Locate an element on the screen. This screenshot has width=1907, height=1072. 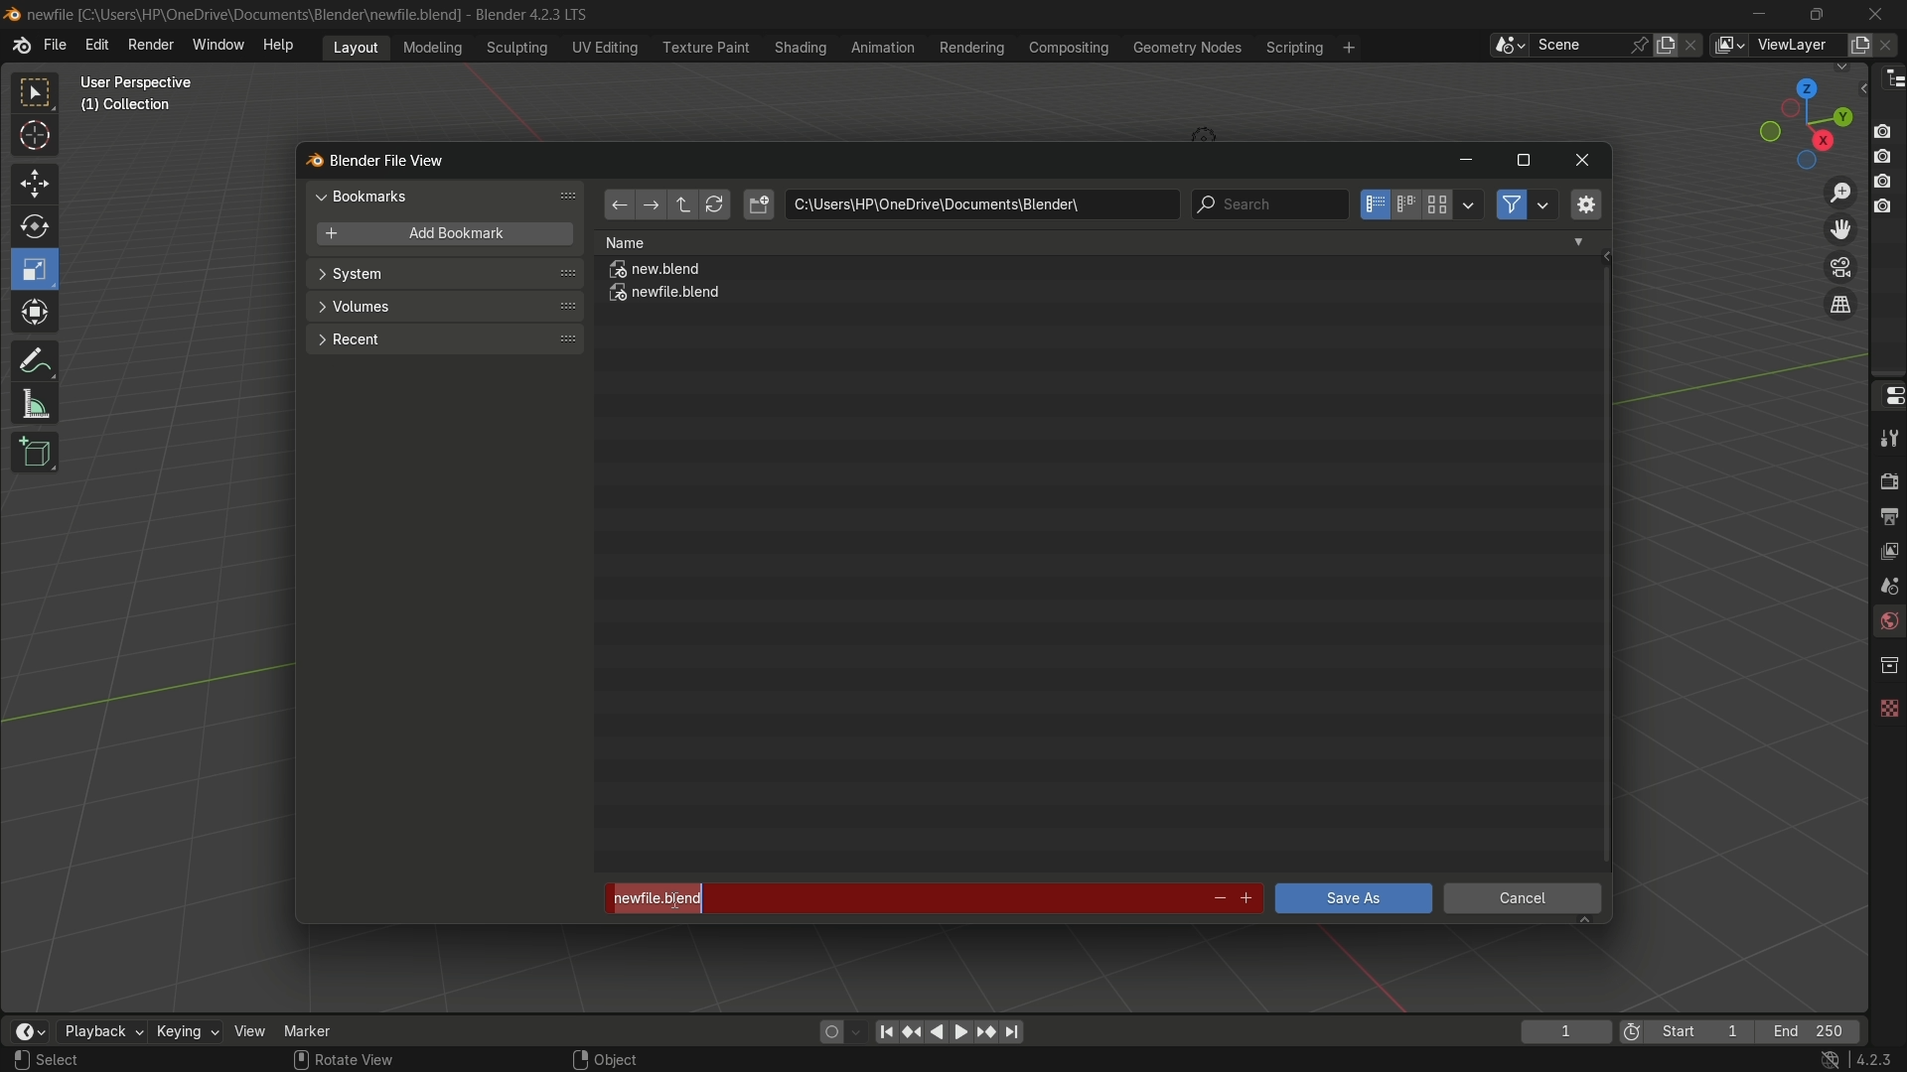
newfile.blend is located at coordinates (896, 898).